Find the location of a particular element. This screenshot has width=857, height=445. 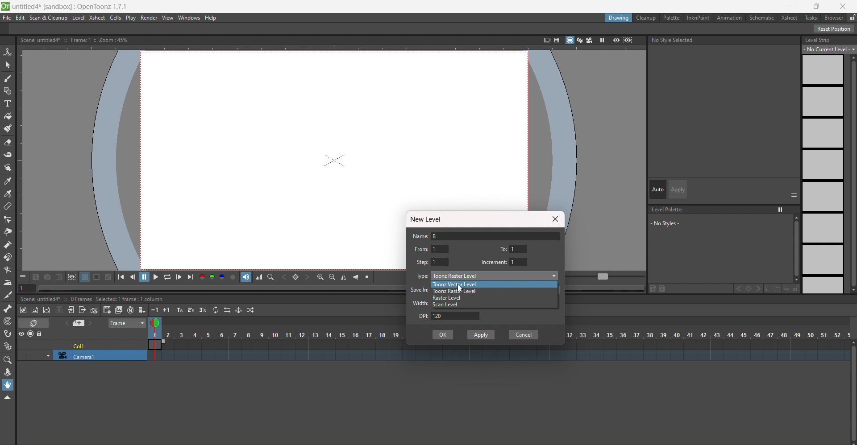

brush tool is located at coordinates (8, 79).